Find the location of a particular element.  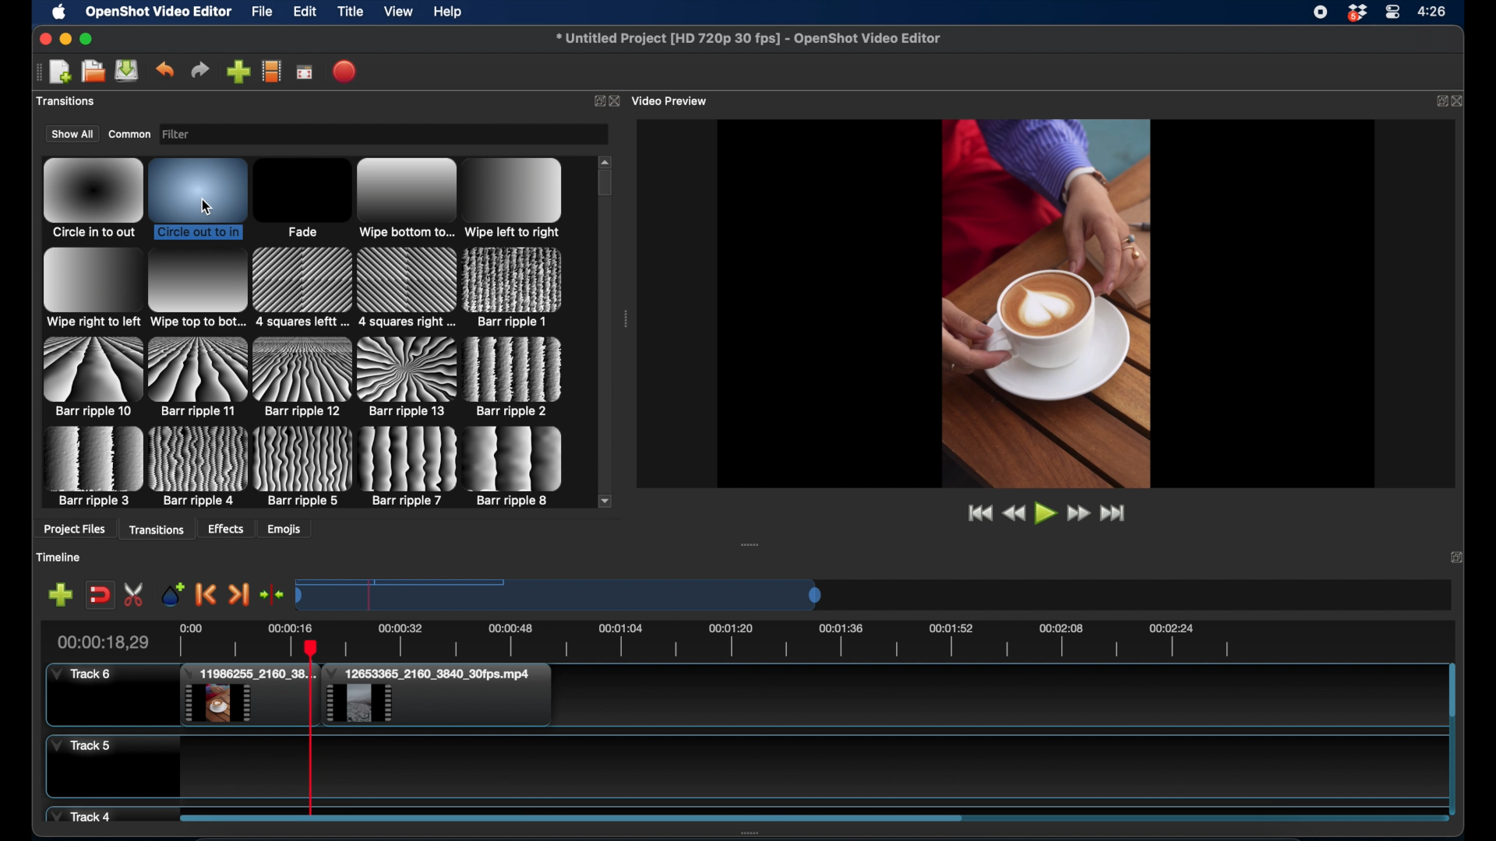

transition is located at coordinates (514, 197).